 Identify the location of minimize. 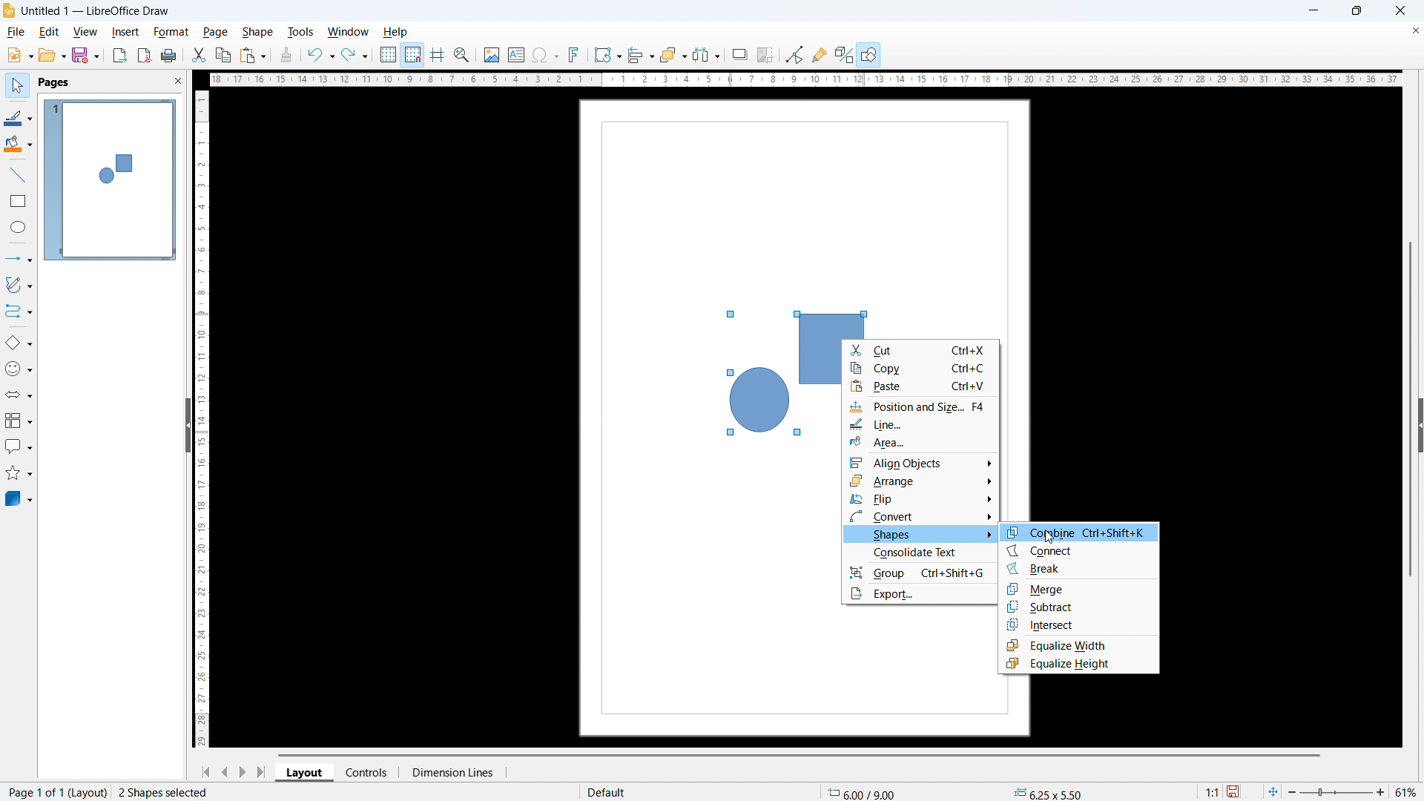
(1311, 10).